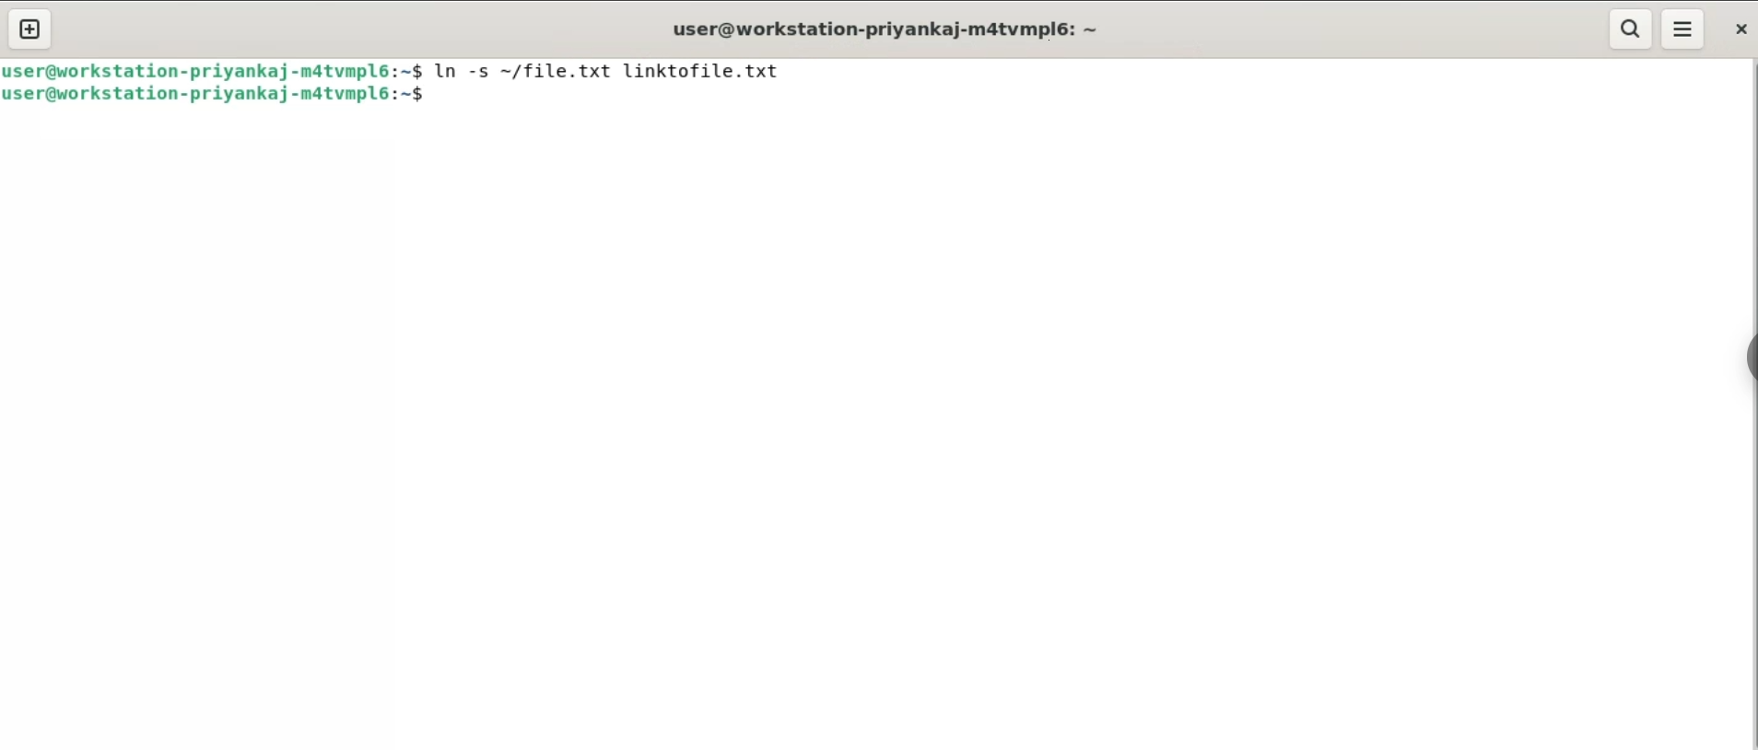  Describe the element at coordinates (1745, 354) in the screenshot. I see `sidebar` at that location.